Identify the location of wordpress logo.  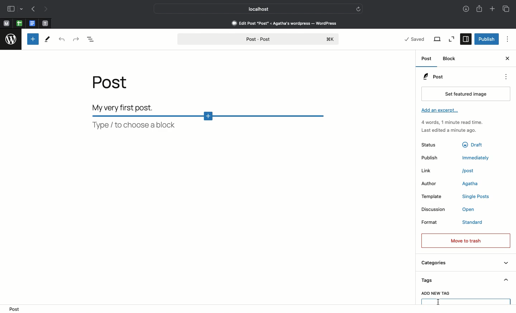
(11, 39).